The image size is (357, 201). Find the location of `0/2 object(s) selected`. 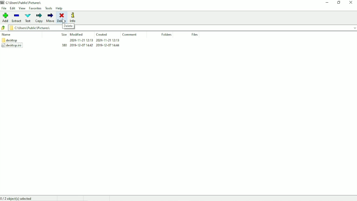

0/2 object(s) selected is located at coordinates (18, 198).